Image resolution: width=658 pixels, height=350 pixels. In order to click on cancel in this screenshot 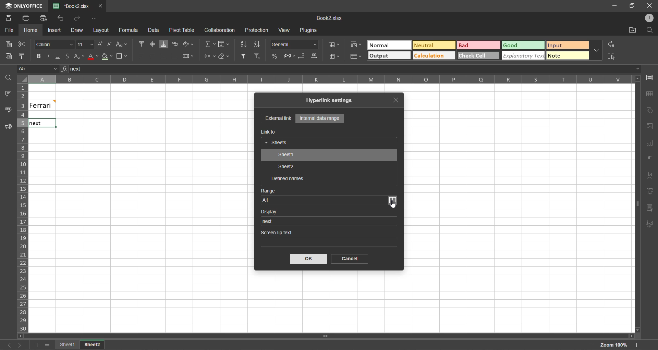, I will do `click(347, 259)`.